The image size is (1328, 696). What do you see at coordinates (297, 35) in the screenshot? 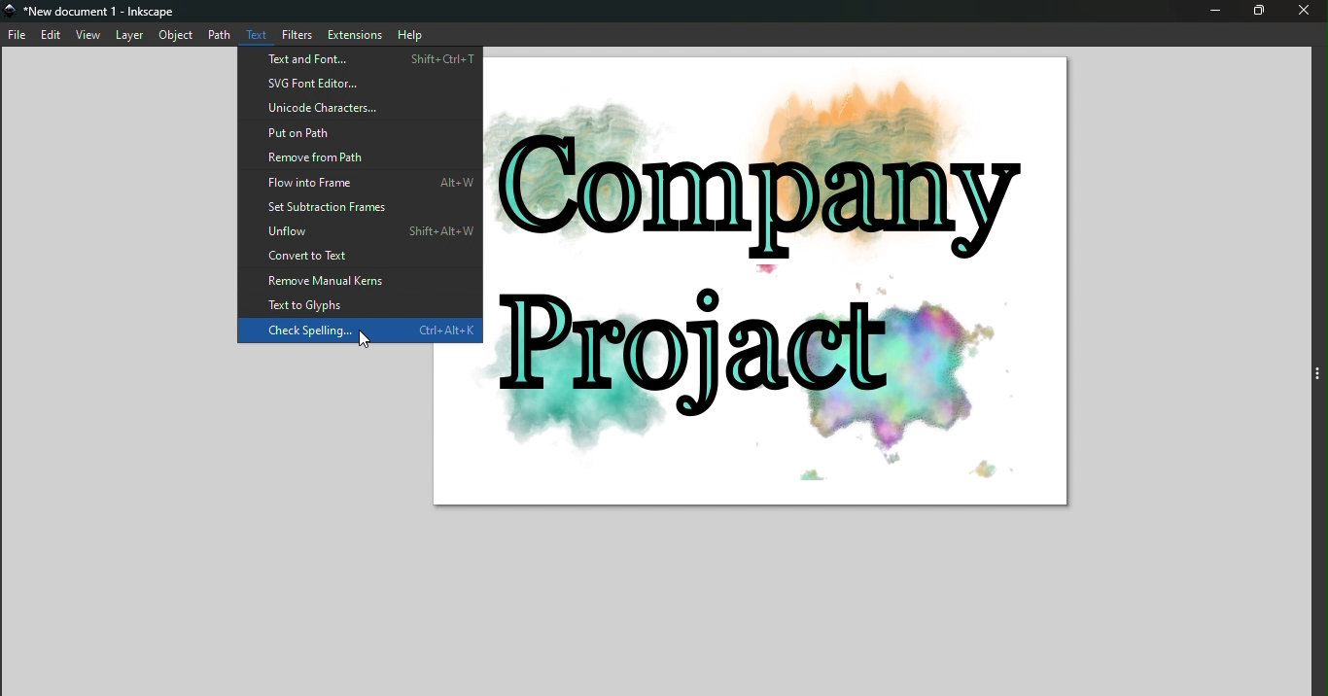
I see `filters` at bounding box center [297, 35].